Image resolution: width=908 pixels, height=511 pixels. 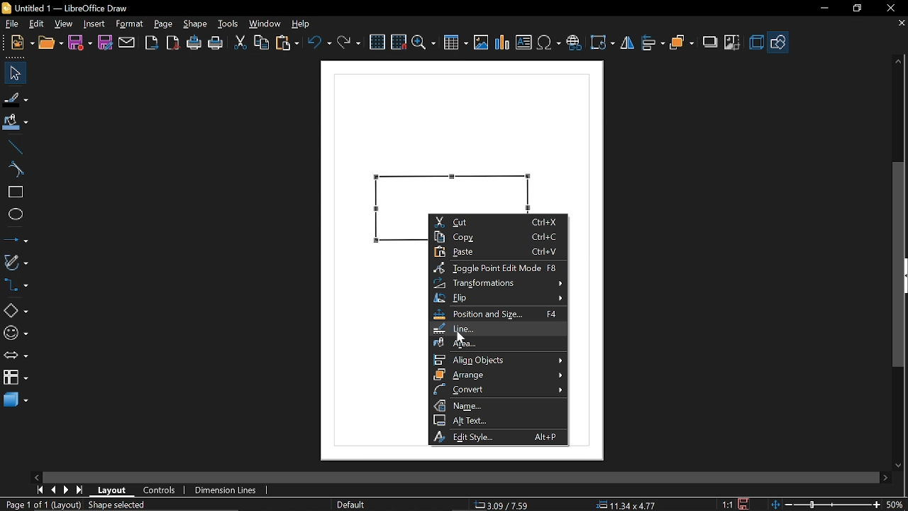 I want to click on name, so click(x=497, y=406).